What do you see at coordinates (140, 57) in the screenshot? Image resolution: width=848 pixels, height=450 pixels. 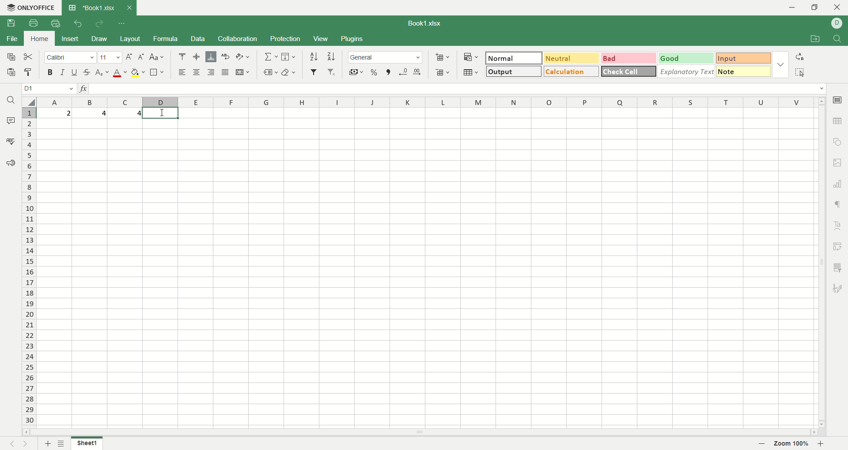 I see `decrease font` at bounding box center [140, 57].